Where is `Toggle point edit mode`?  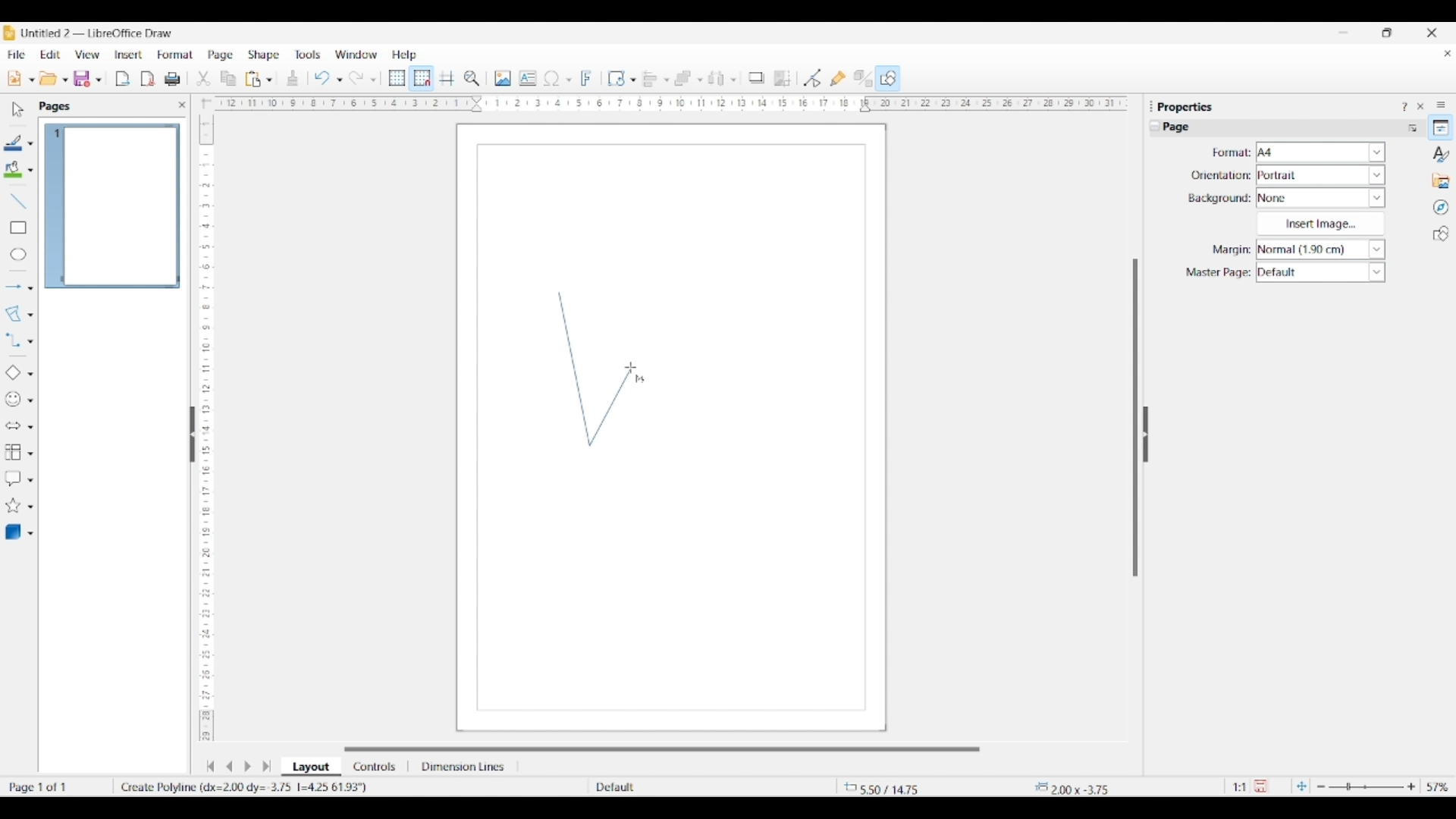
Toggle point edit mode is located at coordinates (813, 79).